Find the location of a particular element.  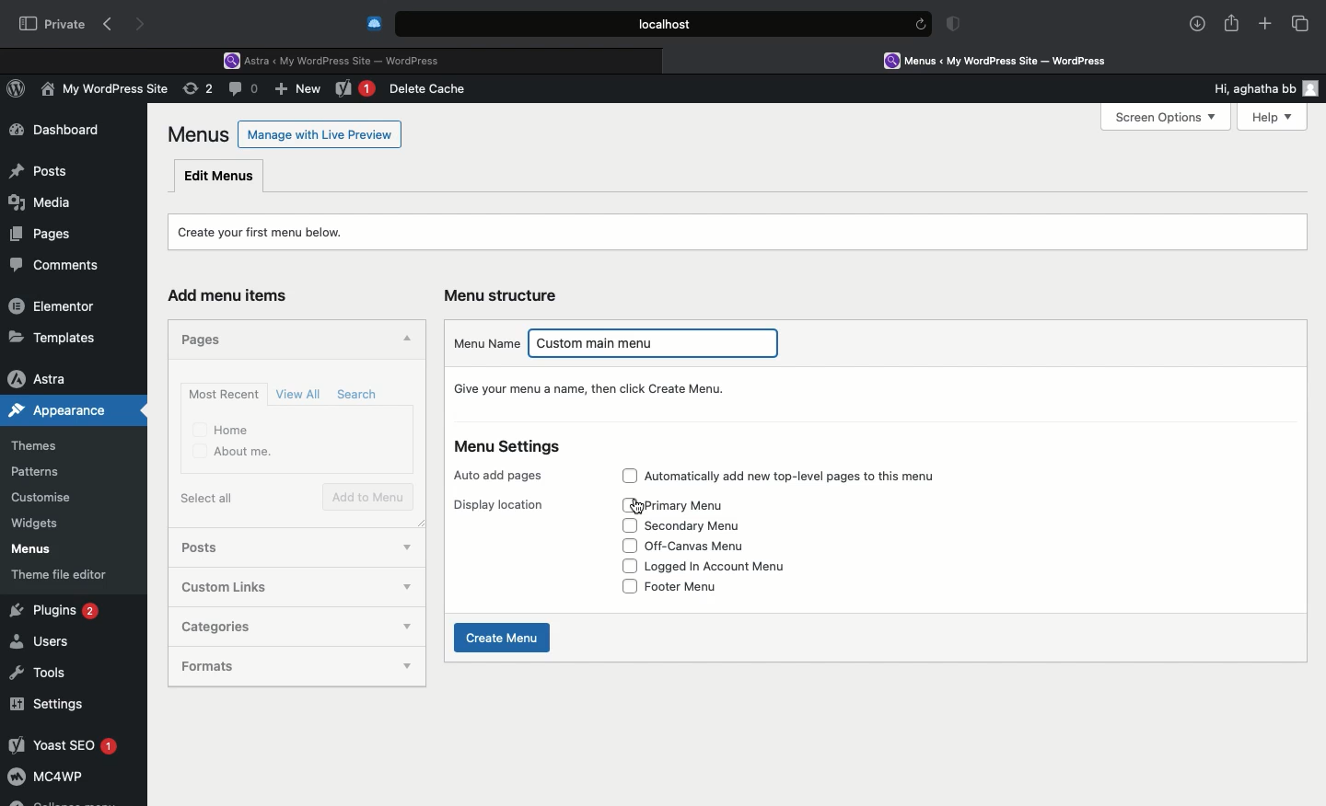

Automatically add new top-level pages to this menu is located at coordinates (812, 478).